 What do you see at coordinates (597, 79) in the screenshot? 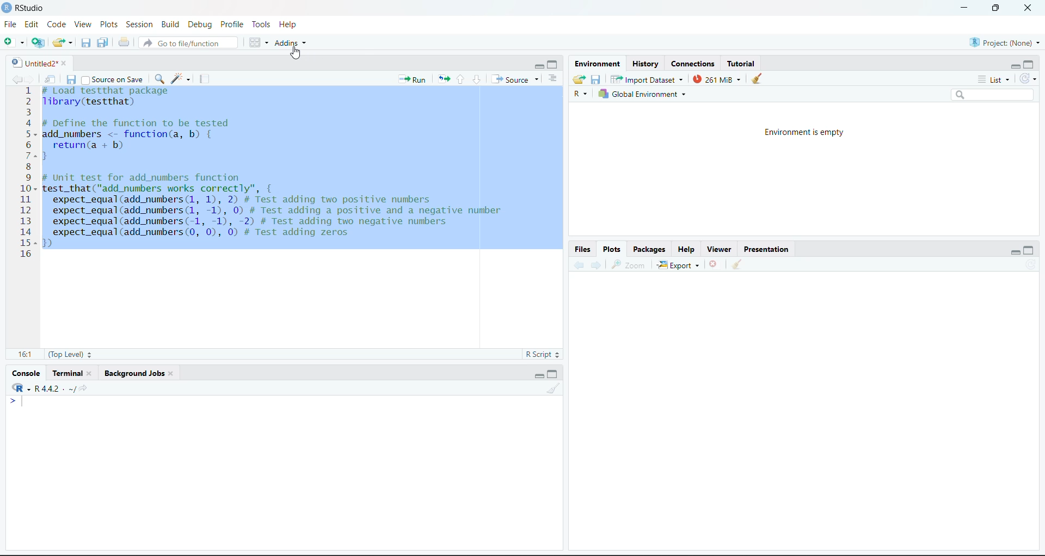
I see `Save` at bounding box center [597, 79].